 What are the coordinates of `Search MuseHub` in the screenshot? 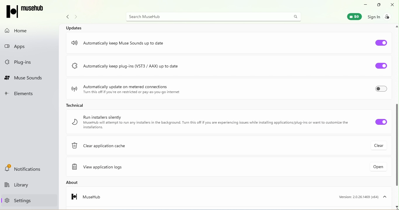 It's located at (214, 16).